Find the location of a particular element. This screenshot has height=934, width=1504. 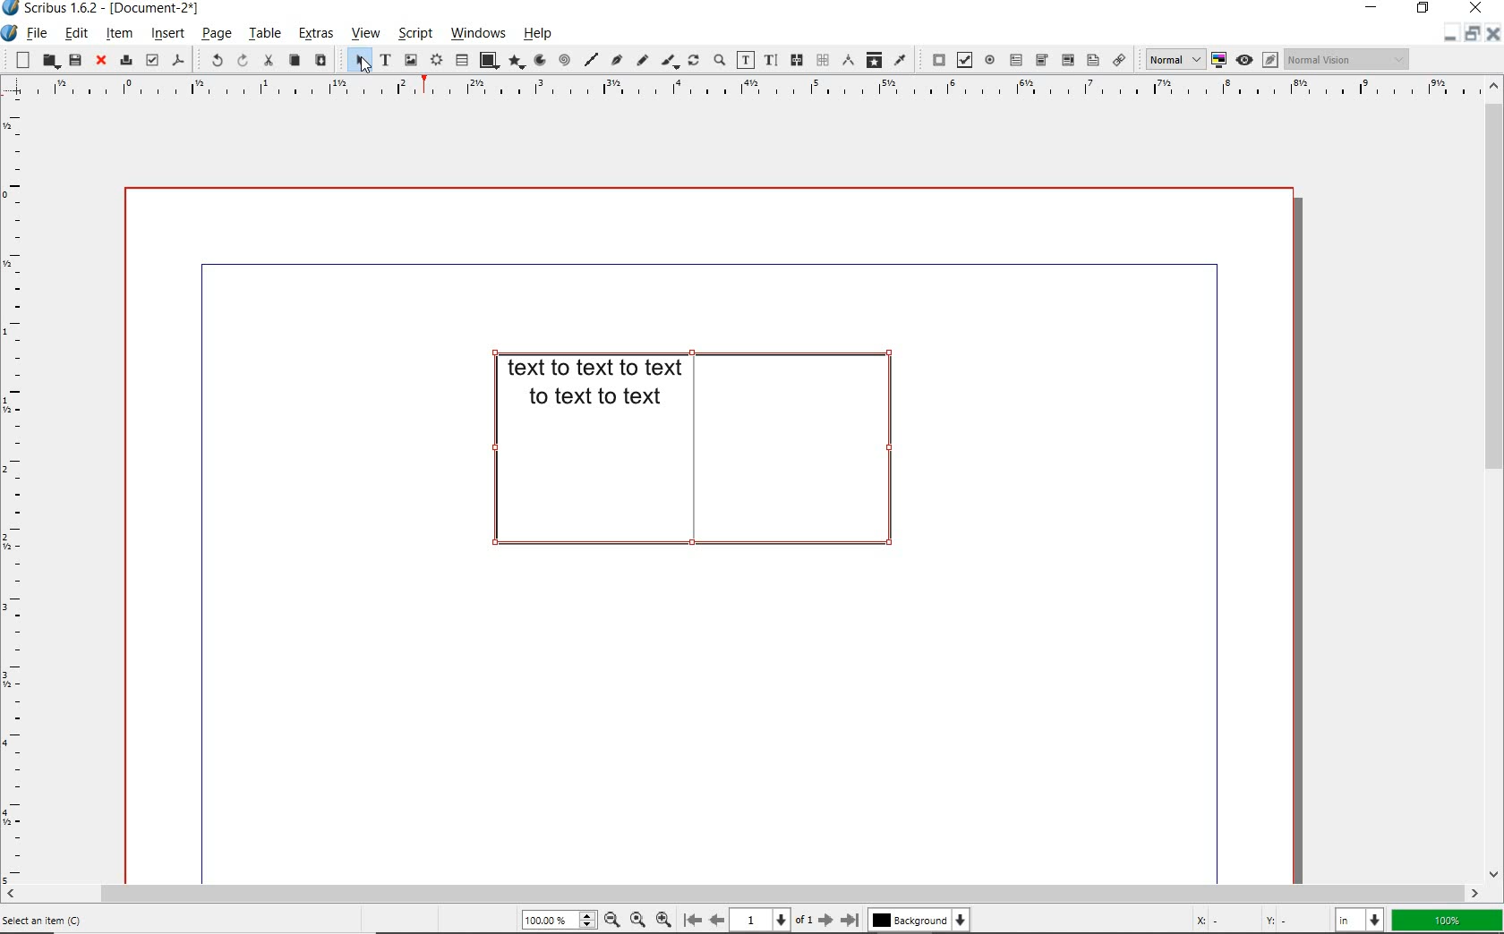

eye dropper is located at coordinates (901, 60).